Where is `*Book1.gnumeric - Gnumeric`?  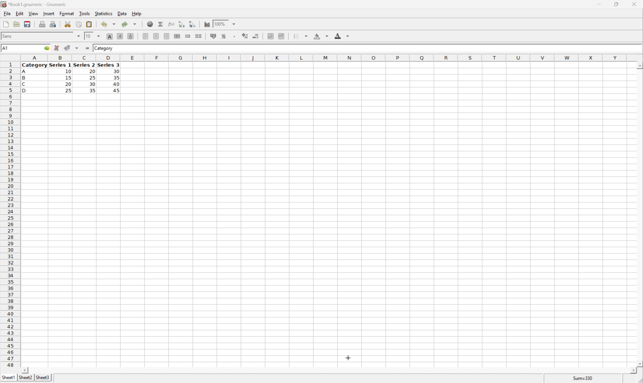 *Book1.gnumeric - Gnumeric is located at coordinates (34, 4).